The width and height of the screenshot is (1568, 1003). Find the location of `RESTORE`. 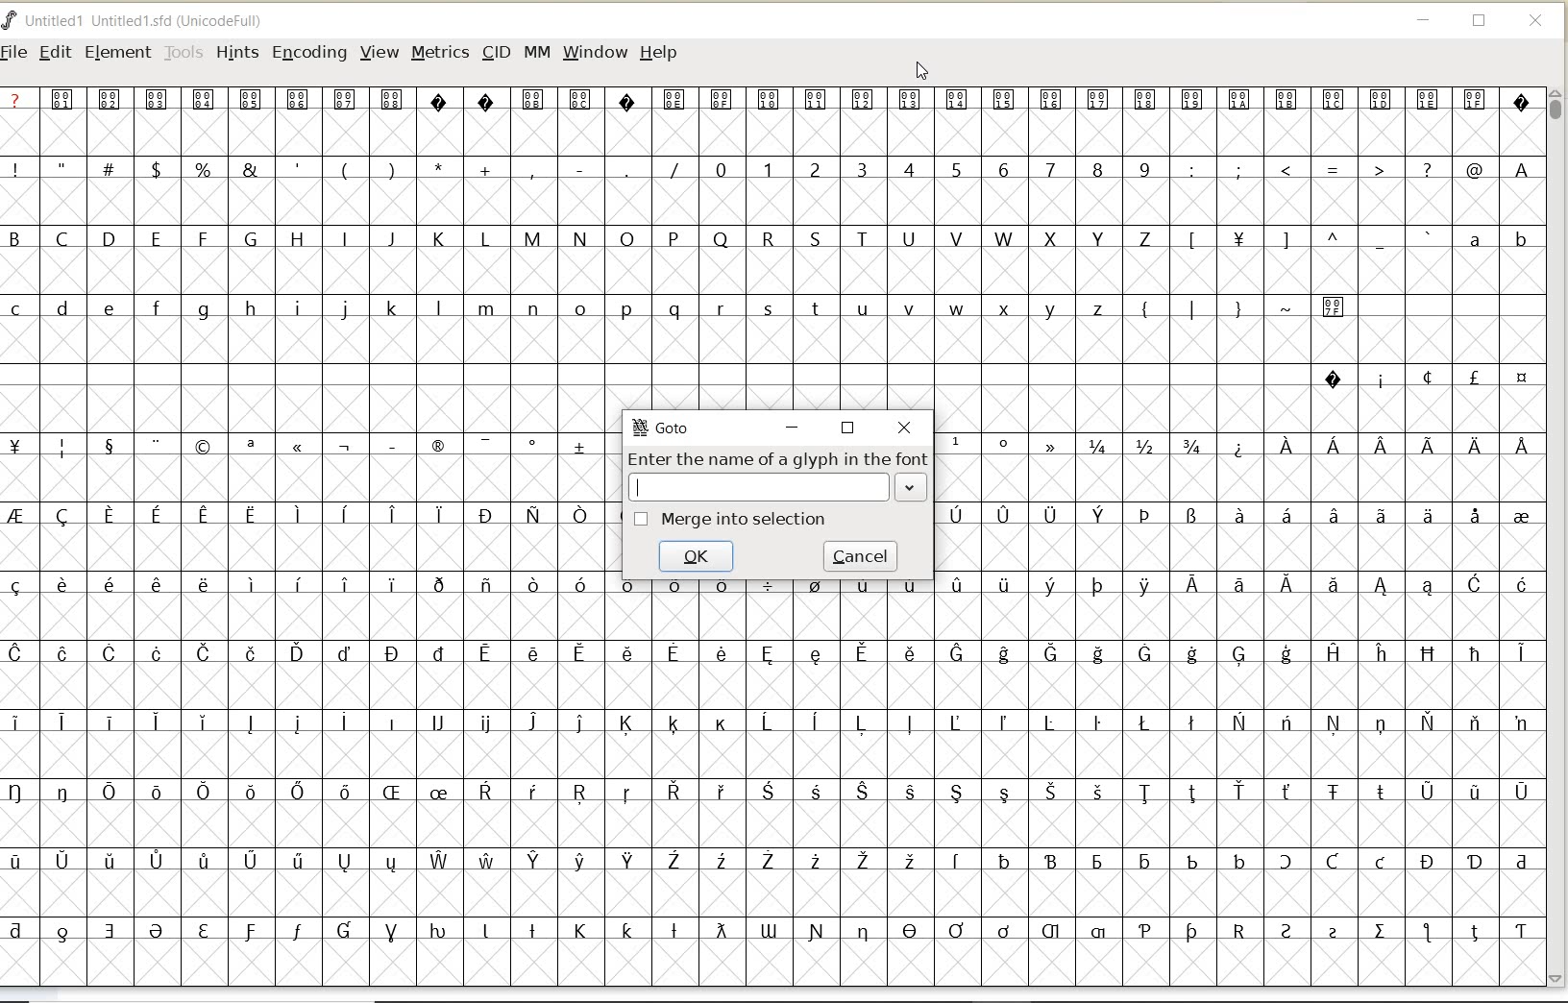

RESTORE is located at coordinates (1480, 24).